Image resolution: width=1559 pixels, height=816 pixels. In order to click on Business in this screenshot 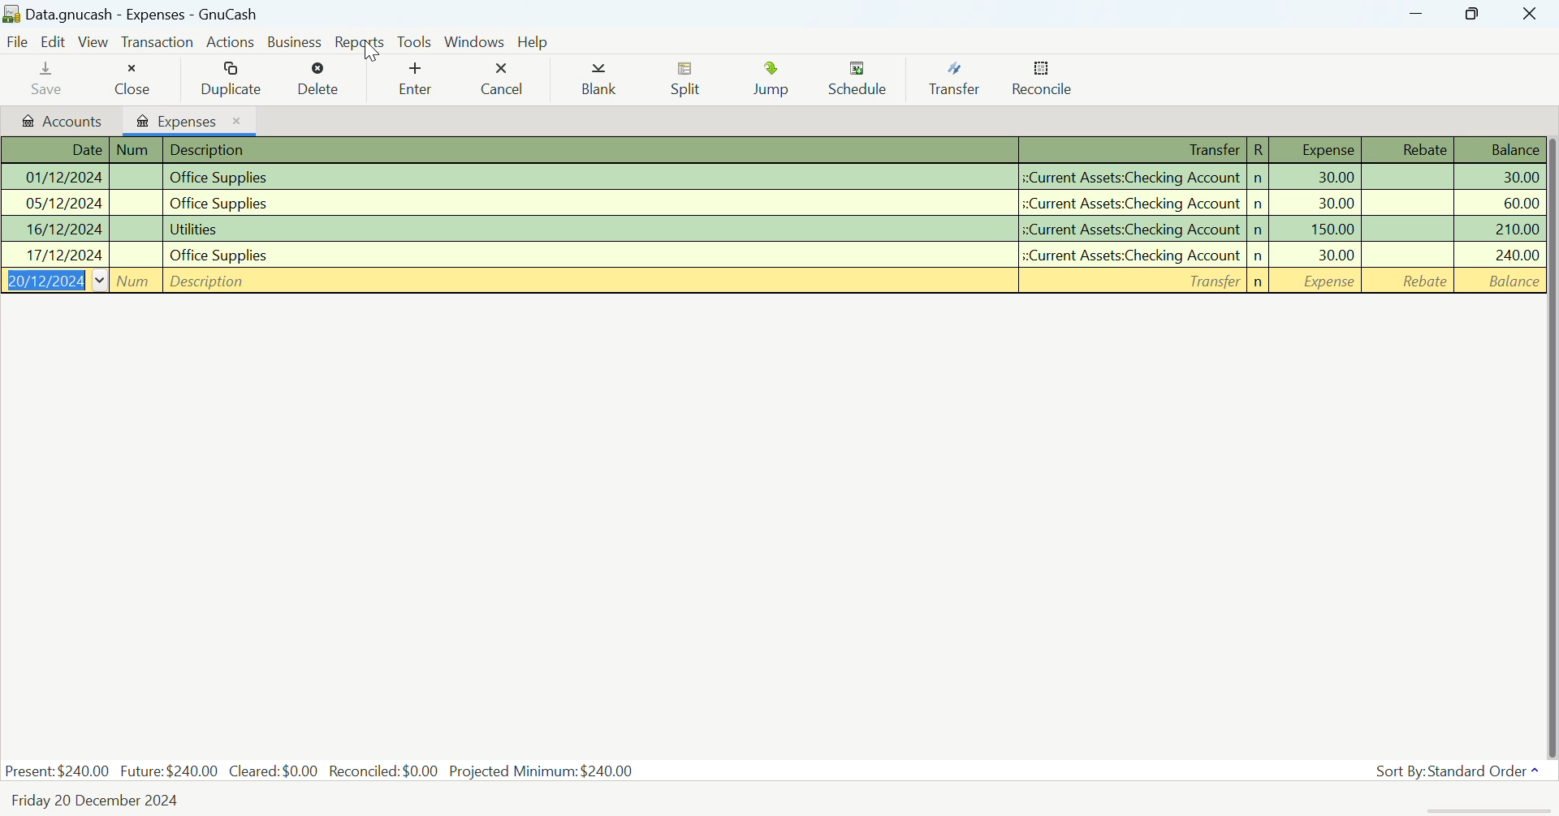, I will do `click(296, 41)`.